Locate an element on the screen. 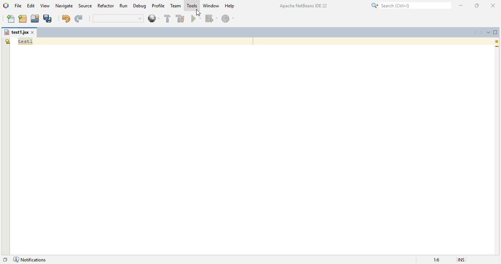  run is located at coordinates (124, 6).